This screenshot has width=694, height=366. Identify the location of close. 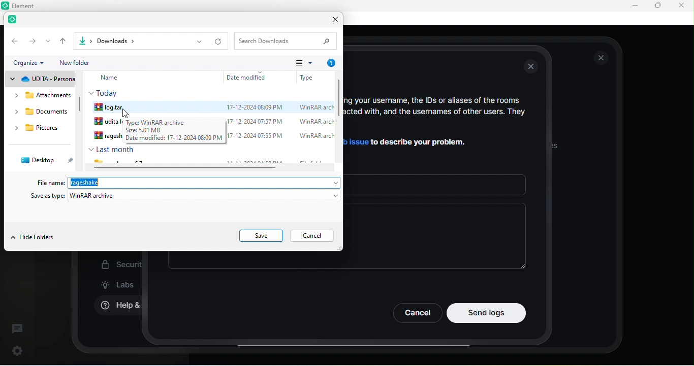
(602, 58).